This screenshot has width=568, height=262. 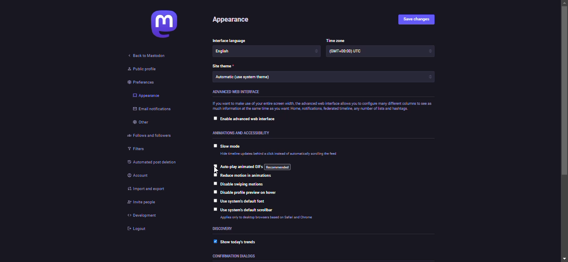 What do you see at coordinates (142, 215) in the screenshot?
I see `development` at bounding box center [142, 215].